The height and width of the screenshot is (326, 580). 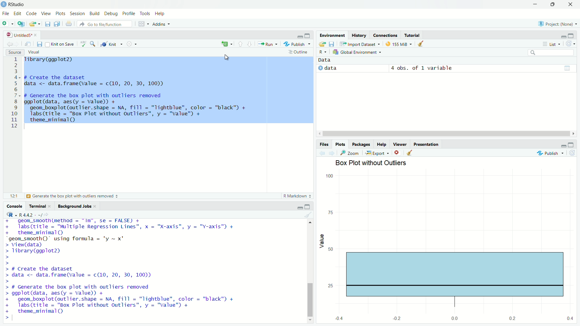 I want to click on settings, so click(x=128, y=44).